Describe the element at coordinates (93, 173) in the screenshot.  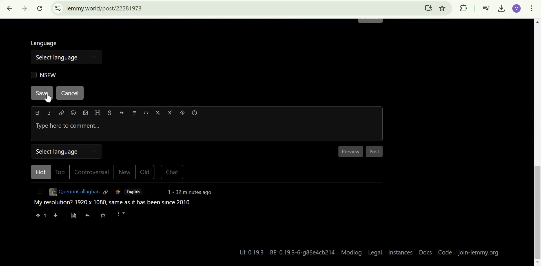
I see `Controversial` at that location.